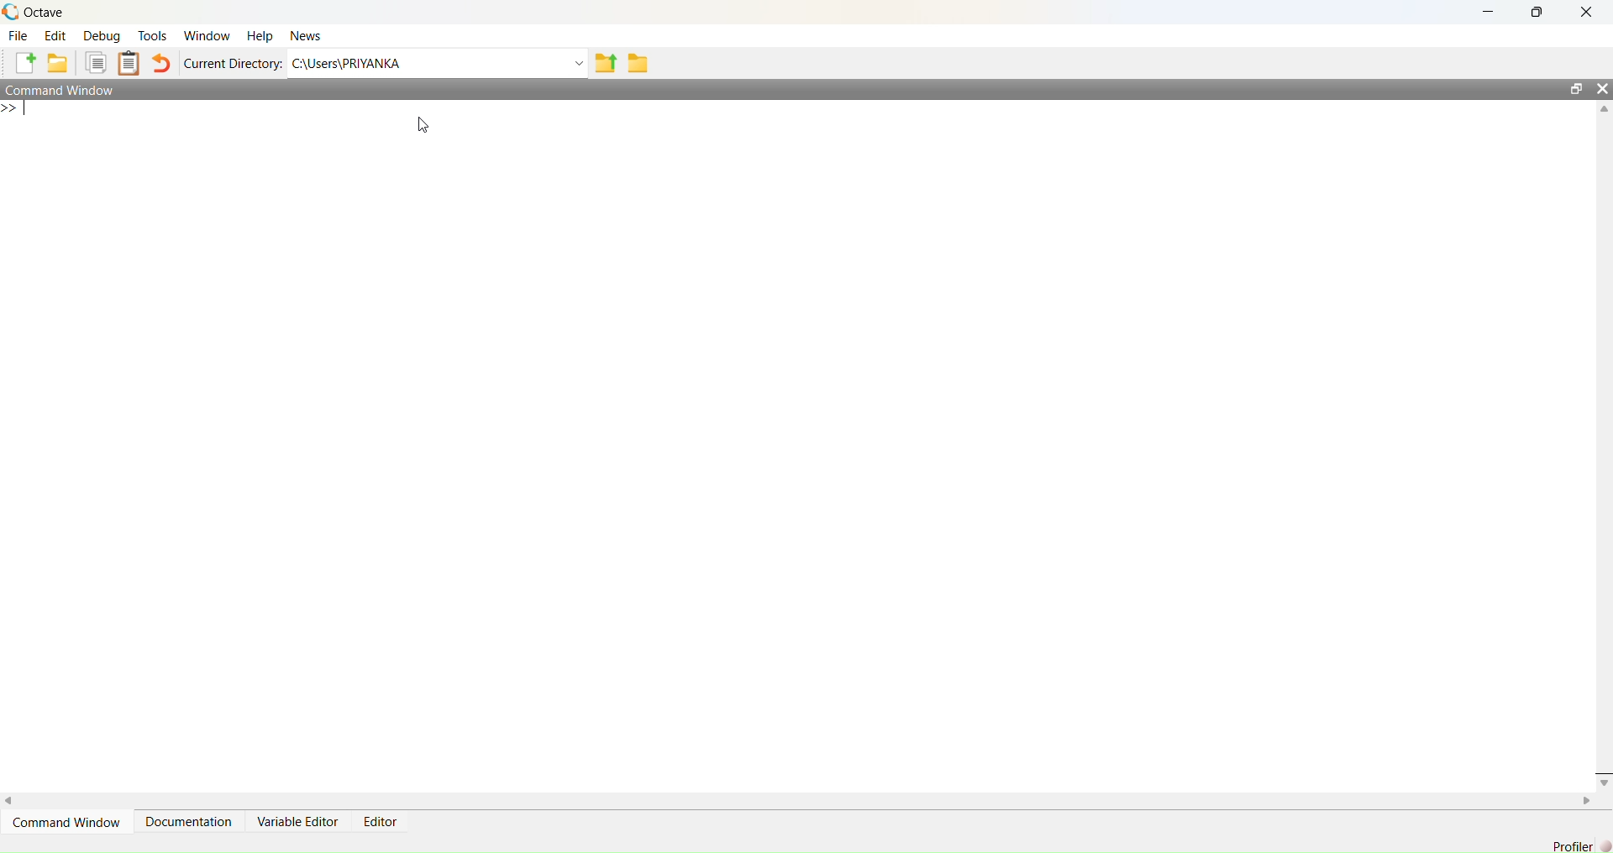 The height and width of the screenshot is (853, 1613). I want to click on News, so click(309, 37).